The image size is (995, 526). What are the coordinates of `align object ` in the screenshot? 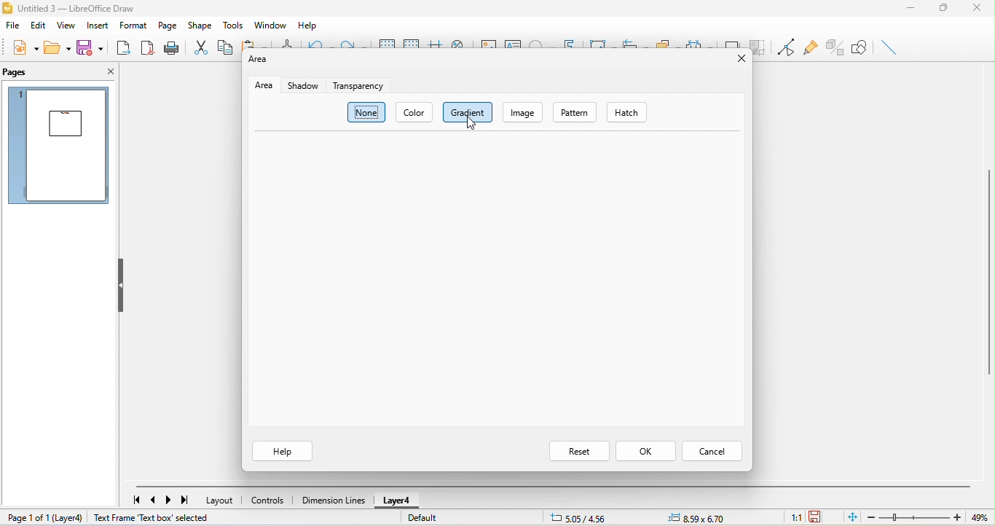 It's located at (632, 42).